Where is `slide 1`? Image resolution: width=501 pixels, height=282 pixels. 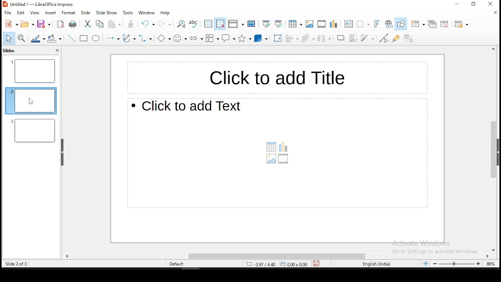 slide 1 is located at coordinates (33, 71).